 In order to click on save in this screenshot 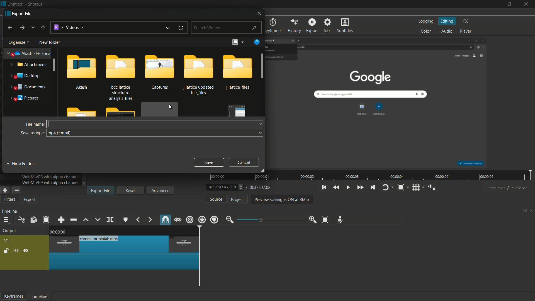, I will do `click(208, 162)`.